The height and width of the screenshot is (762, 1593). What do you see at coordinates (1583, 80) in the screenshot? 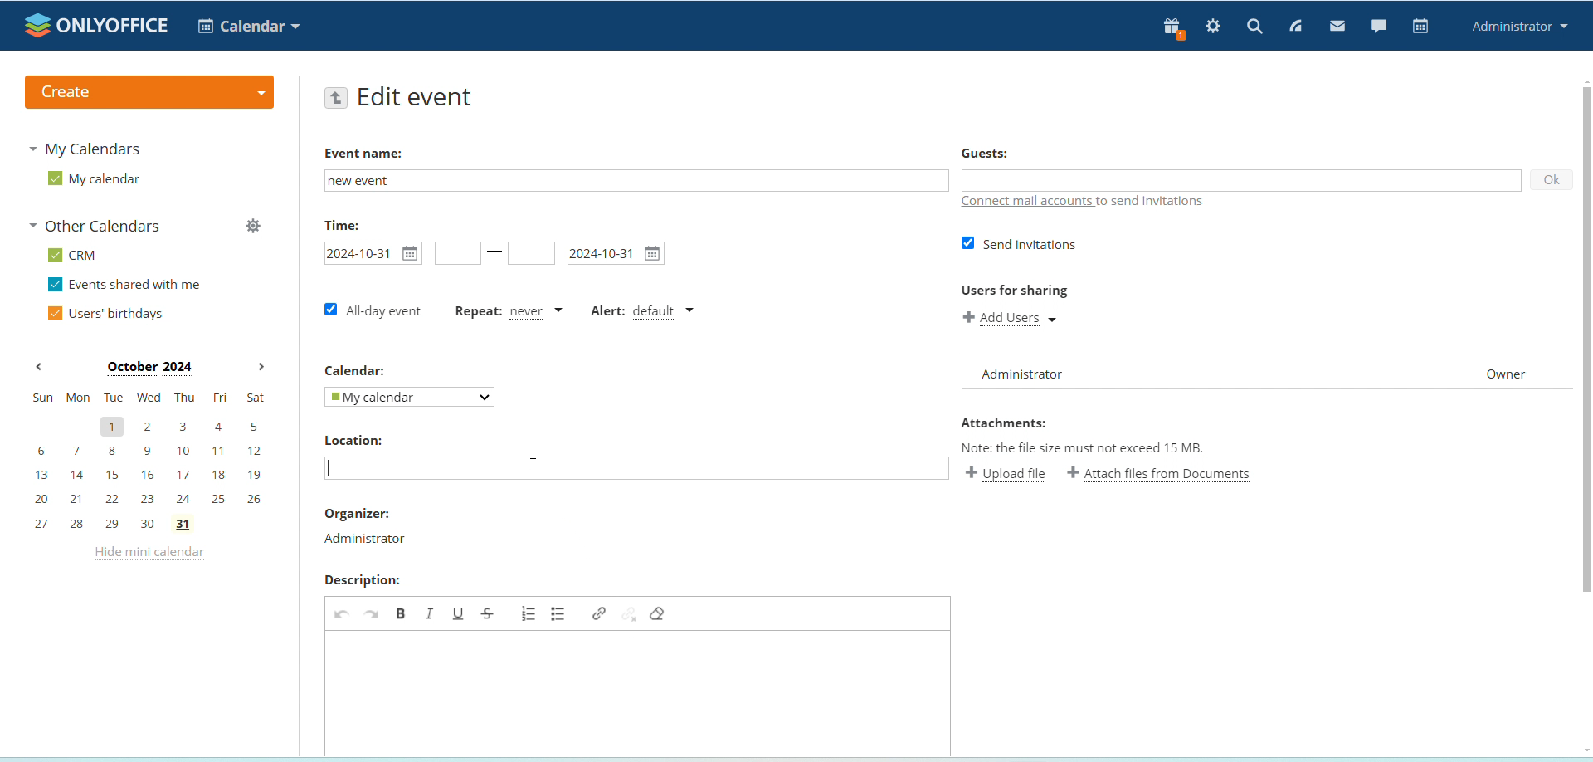
I see `Scroll up` at bounding box center [1583, 80].